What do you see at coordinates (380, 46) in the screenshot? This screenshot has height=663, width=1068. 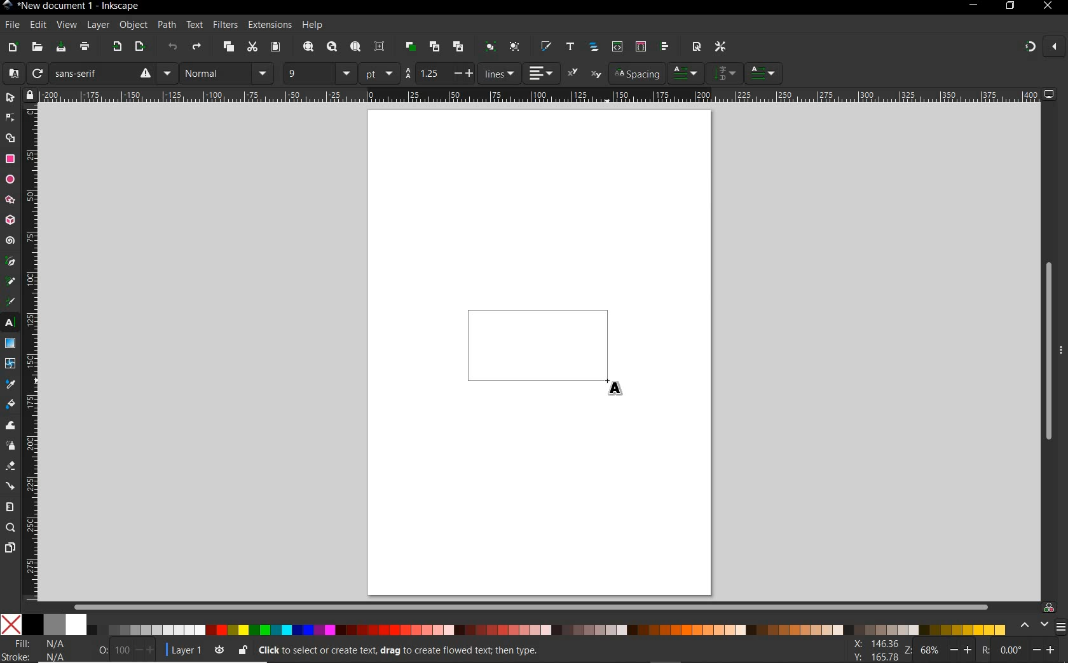 I see `zoom center page` at bounding box center [380, 46].